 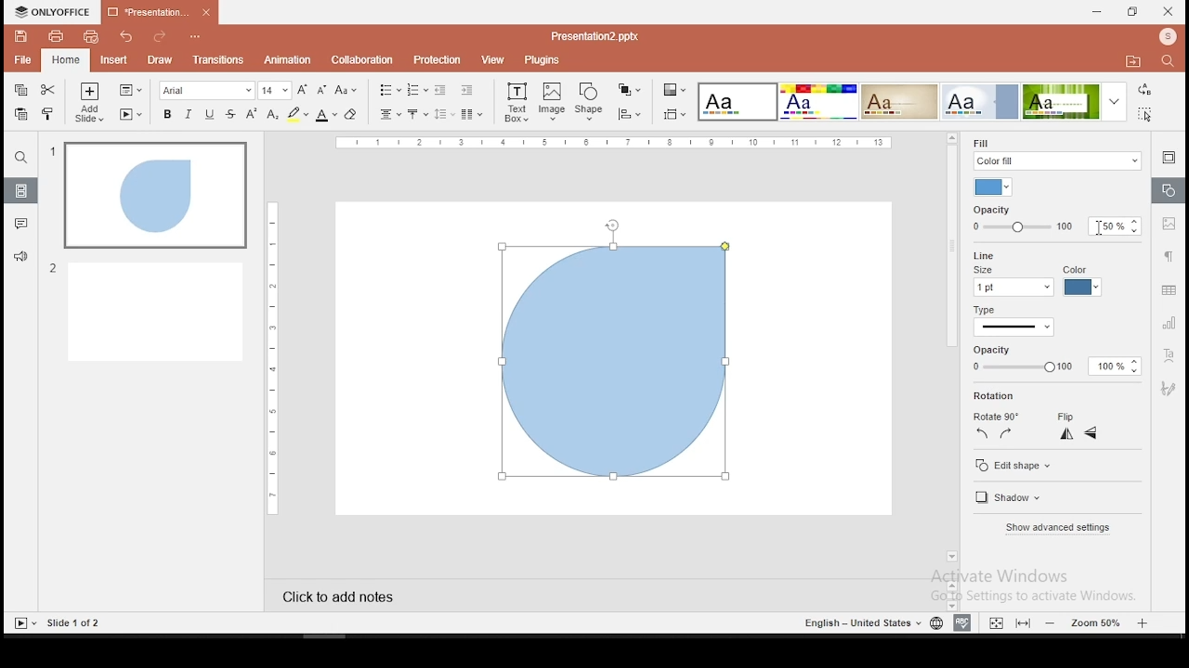 I want to click on right, so click(x=1005, y=433).